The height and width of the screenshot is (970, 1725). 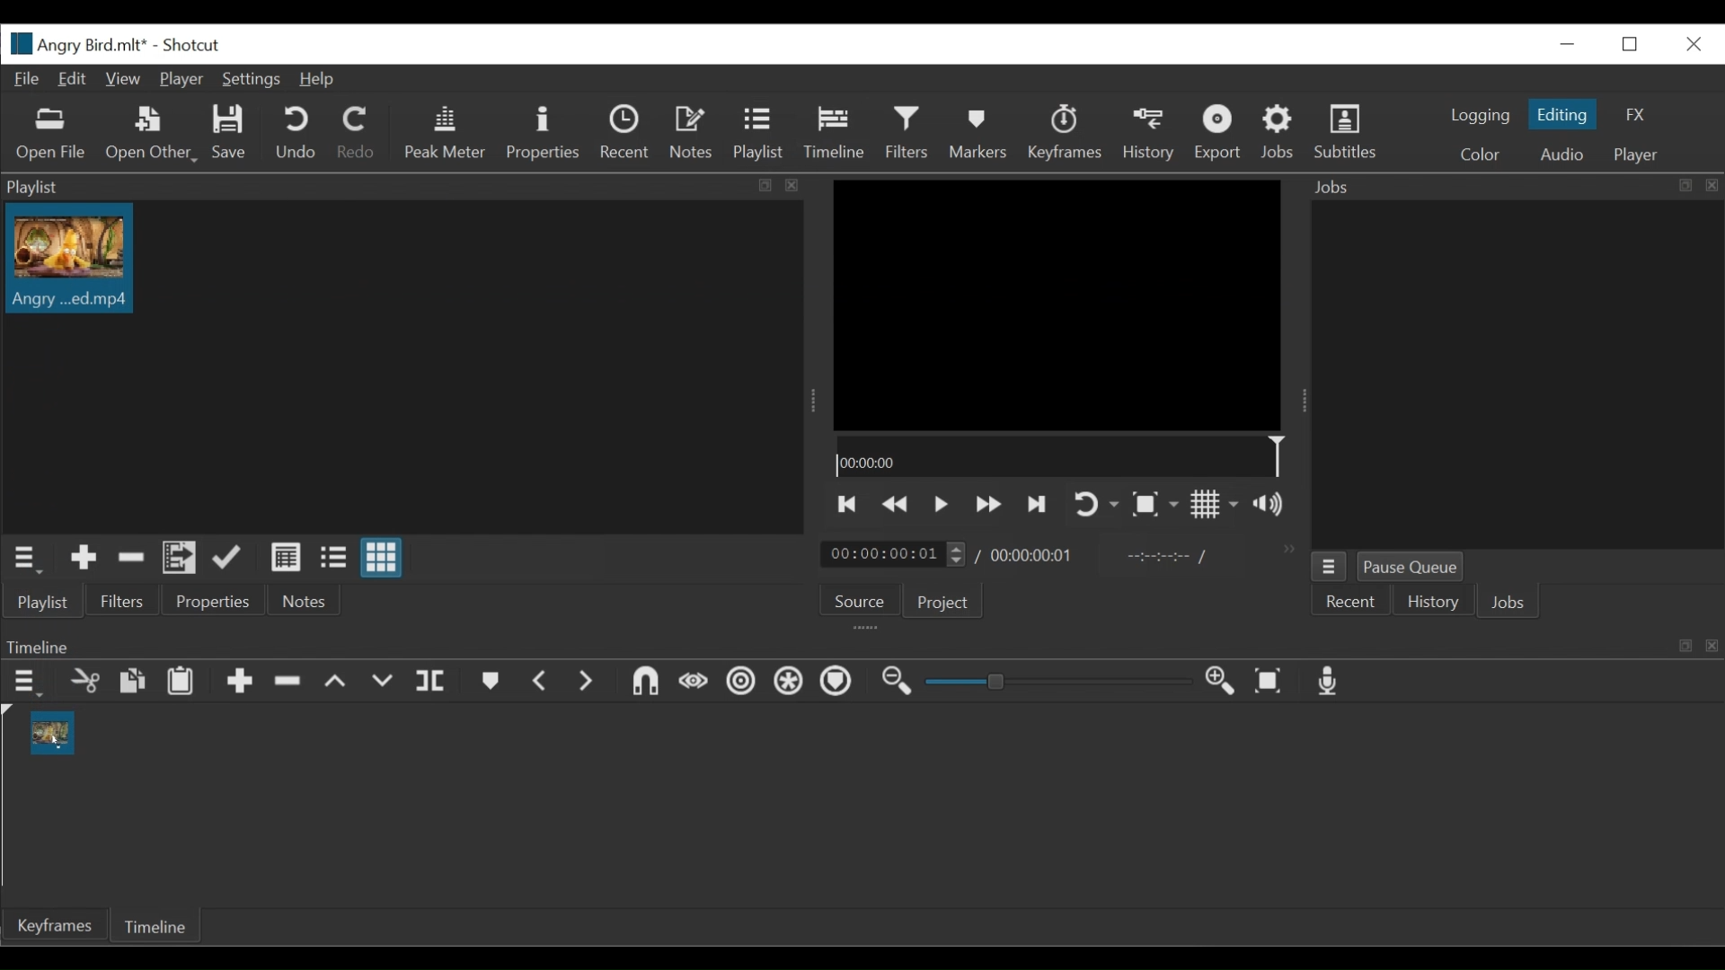 What do you see at coordinates (230, 559) in the screenshot?
I see `Append` at bounding box center [230, 559].